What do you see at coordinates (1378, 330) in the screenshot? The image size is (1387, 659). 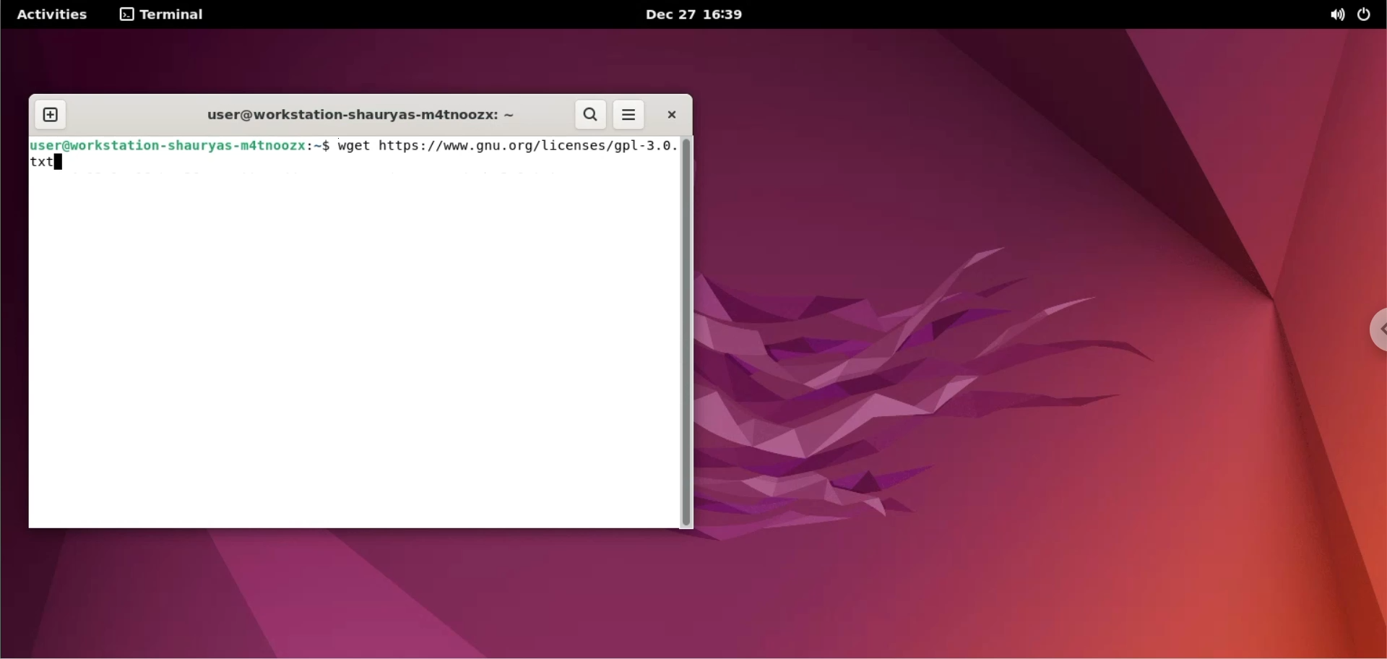 I see `chrome options` at bounding box center [1378, 330].